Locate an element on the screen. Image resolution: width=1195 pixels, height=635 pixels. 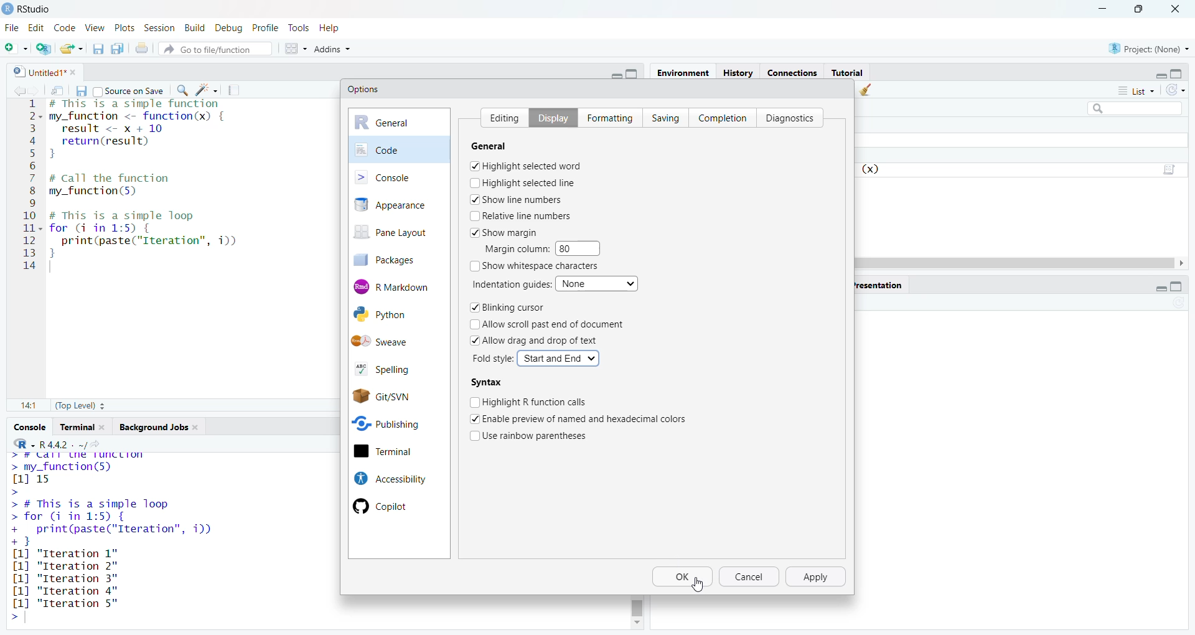
console is located at coordinates (28, 427).